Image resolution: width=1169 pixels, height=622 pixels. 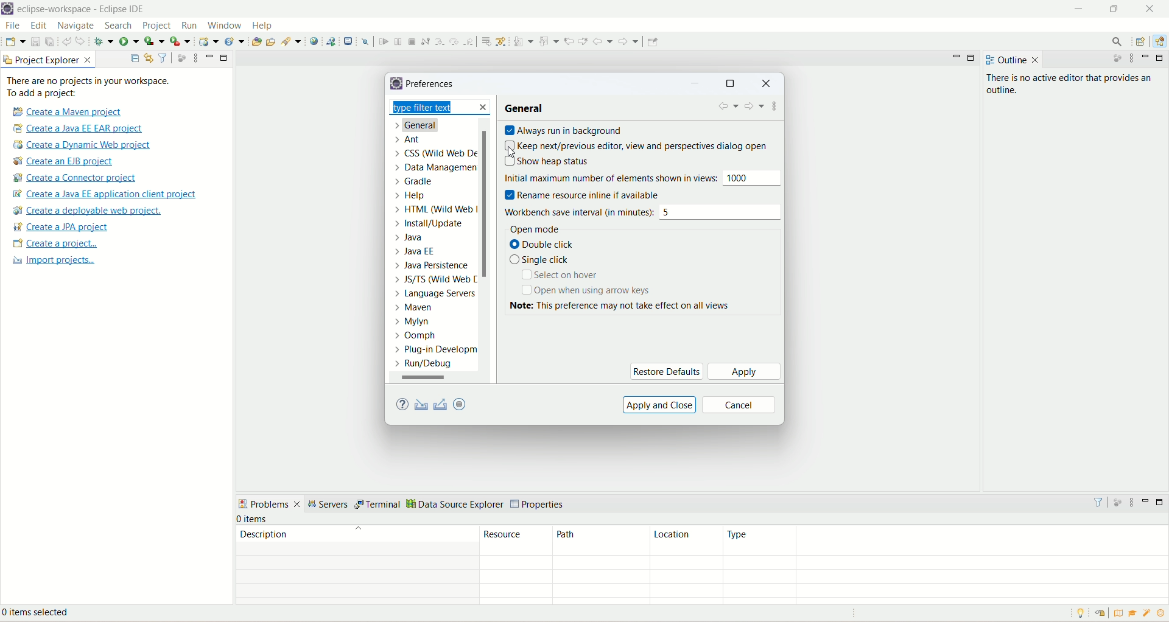 What do you see at coordinates (120, 26) in the screenshot?
I see `search` at bounding box center [120, 26].